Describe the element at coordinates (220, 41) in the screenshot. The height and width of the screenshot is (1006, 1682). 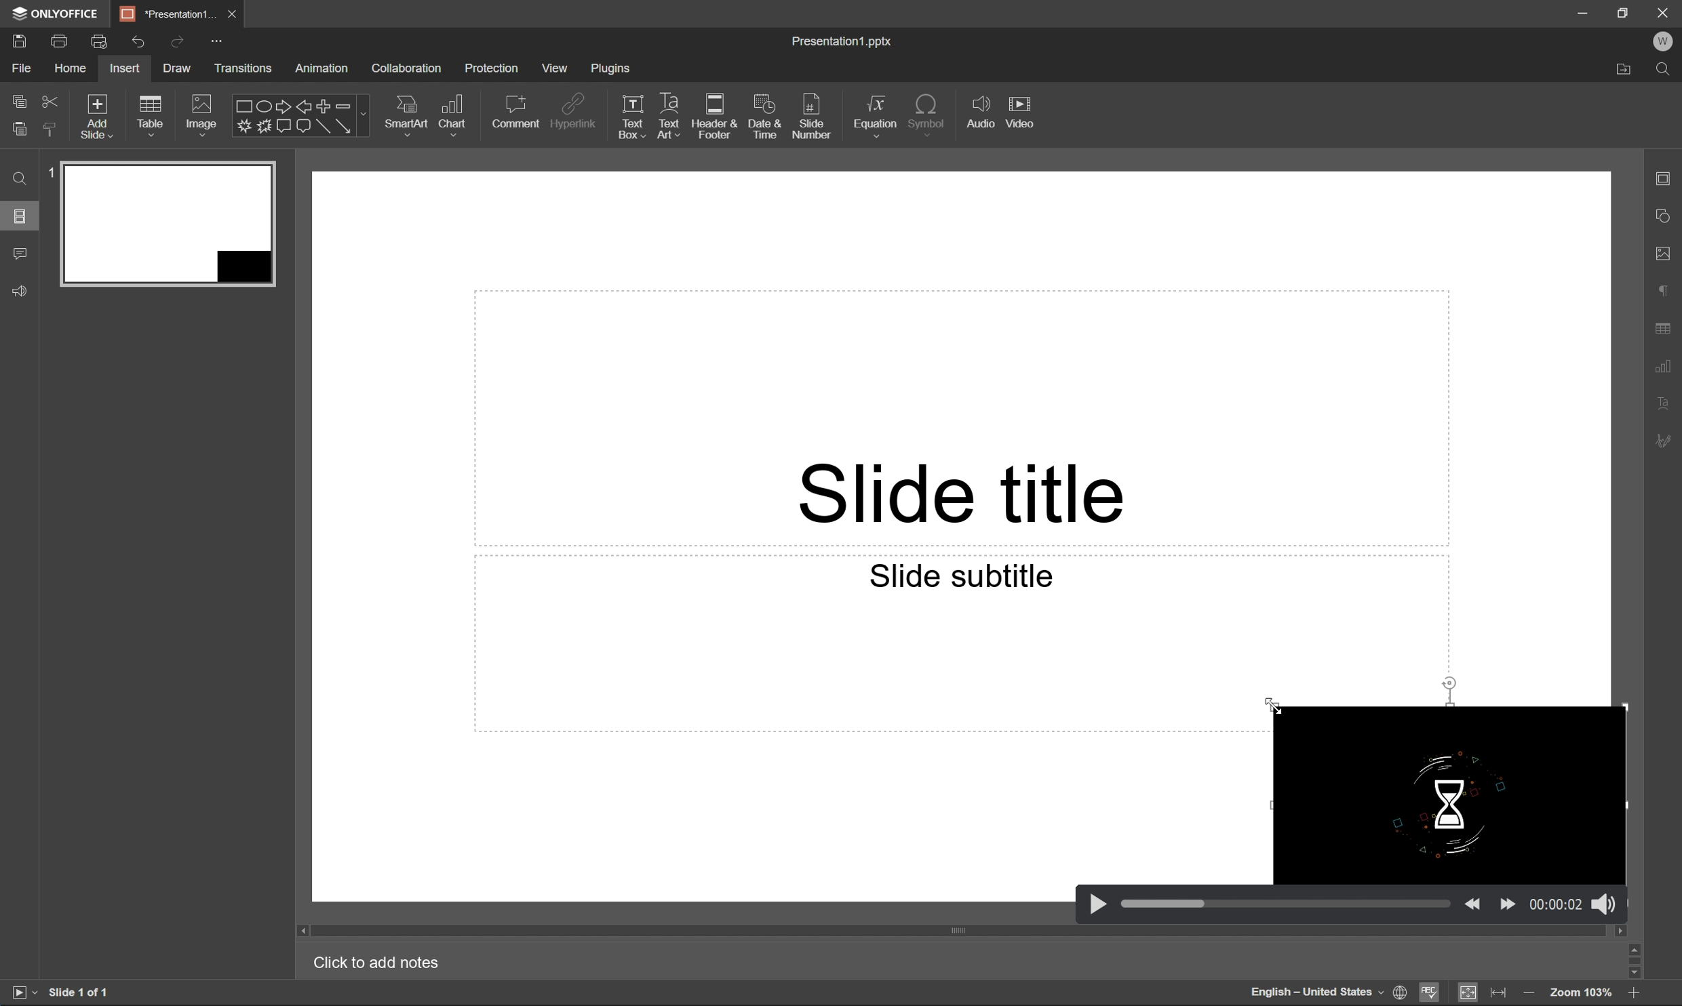
I see `customize quick access toolbar` at that location.